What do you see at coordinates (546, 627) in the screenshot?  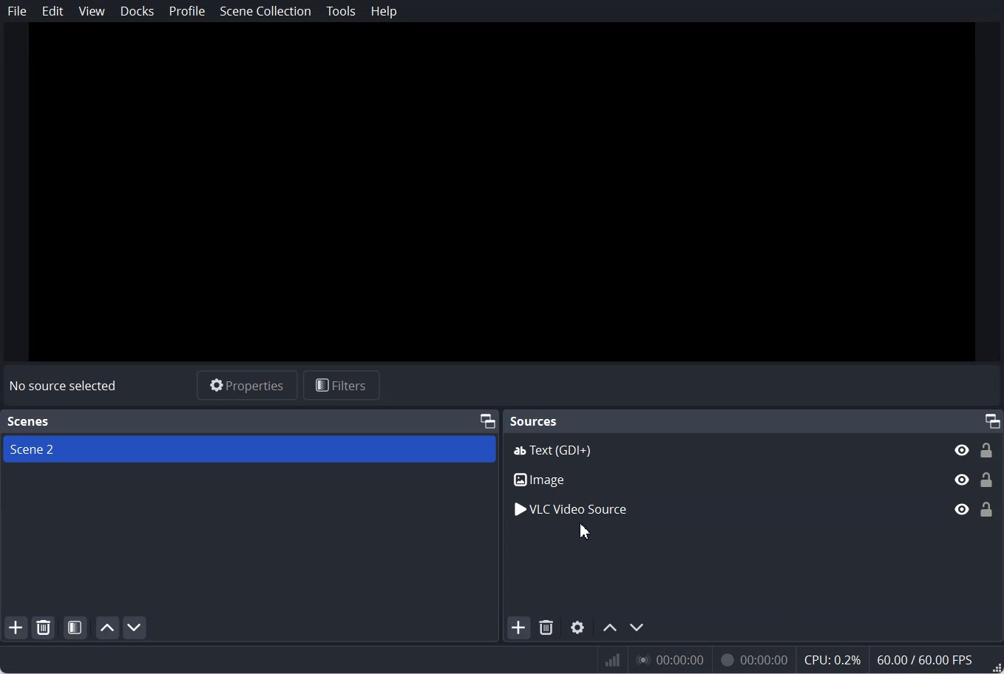 I see `Remove selected Source` at bounding box center [546, 627].